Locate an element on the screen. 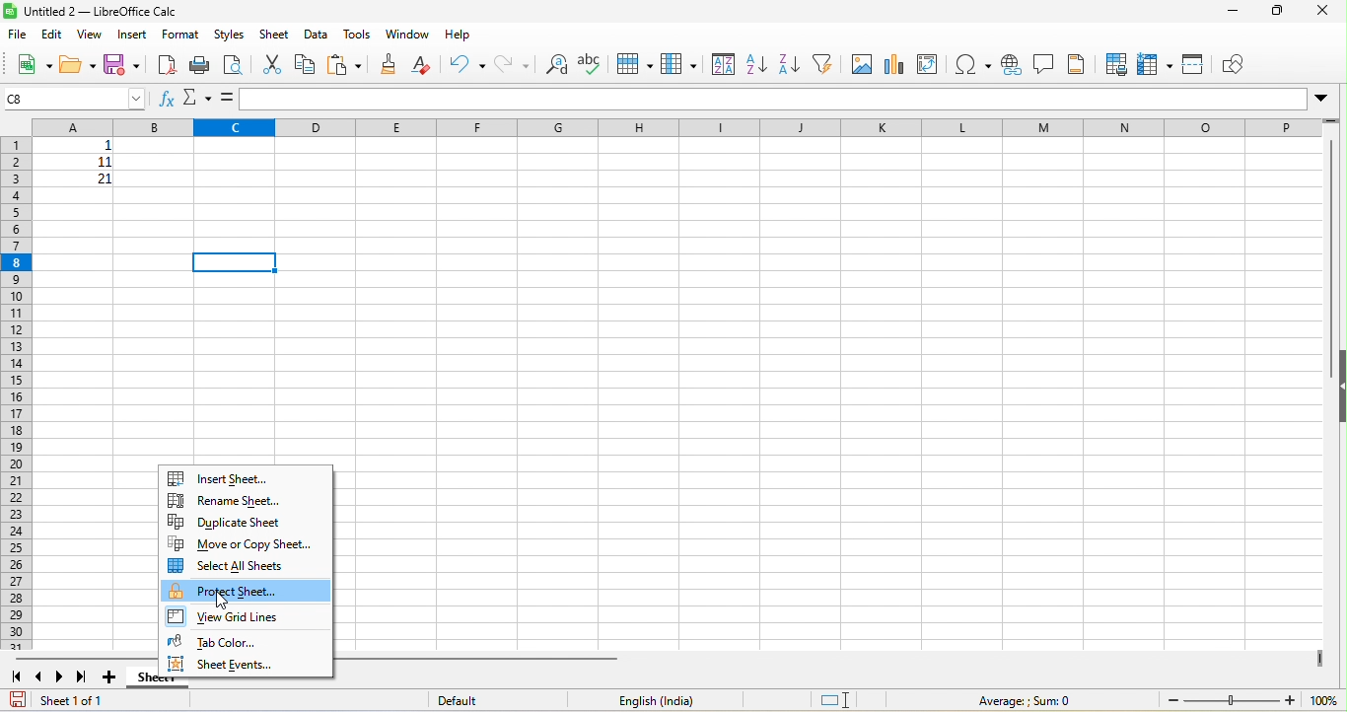 The width and height of the screenshot is (1347, 712). next is located at coordinates (61, 676).